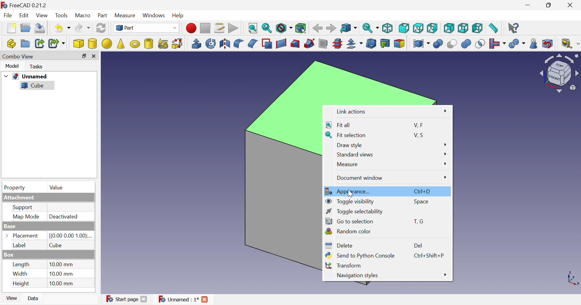  What do you see at coordinates (84, 56) in the screenshot?
I see `Restore down` at bounding box center [84, 56].